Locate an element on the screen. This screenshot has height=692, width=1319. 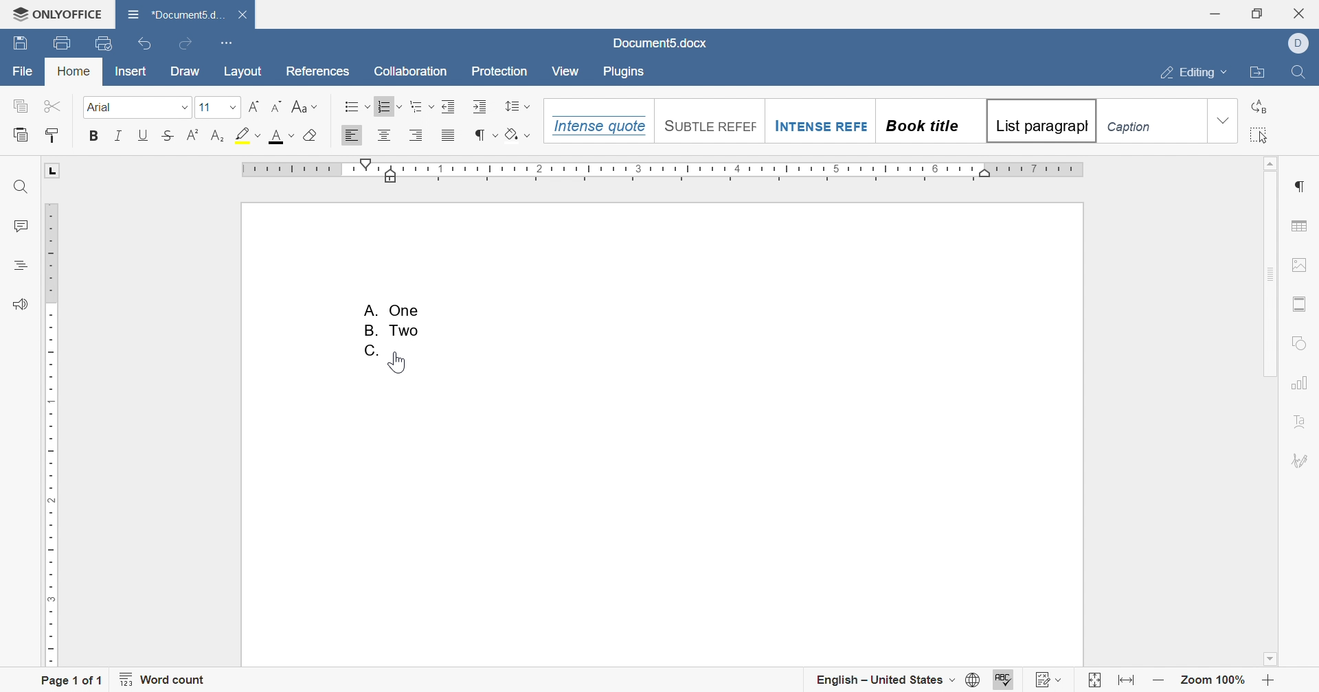
ruler is located at coordinates (54, 435).